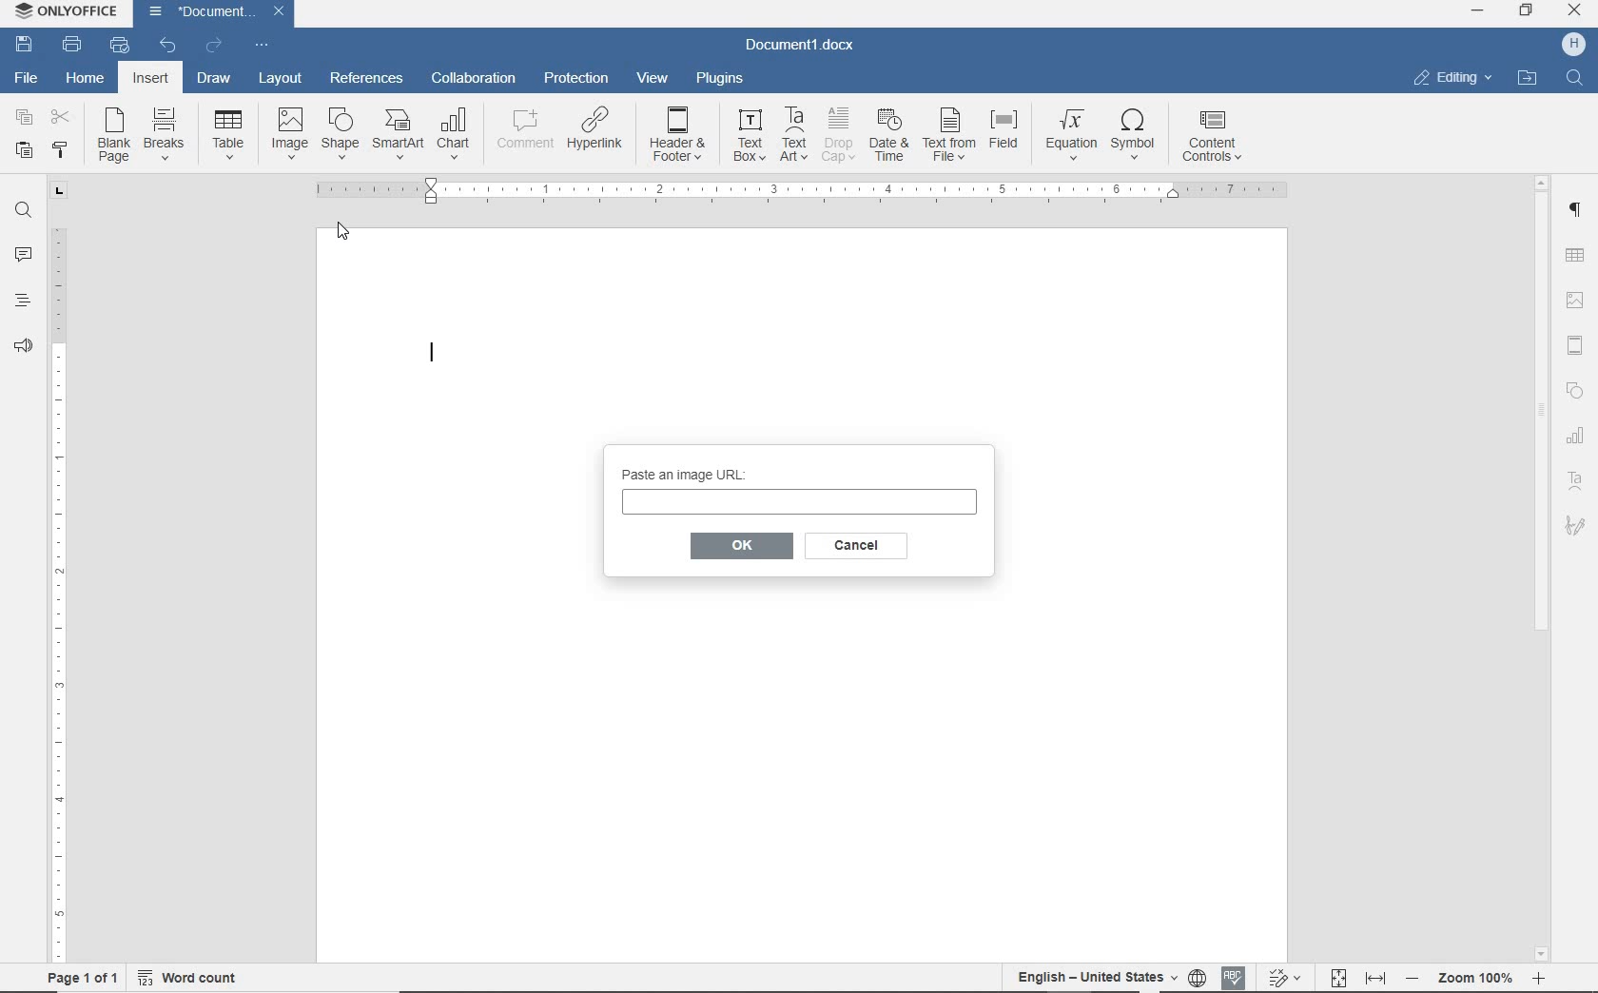 This screenshot has width=1598, height=993. I want to click on Pointer, so click(341, 233).